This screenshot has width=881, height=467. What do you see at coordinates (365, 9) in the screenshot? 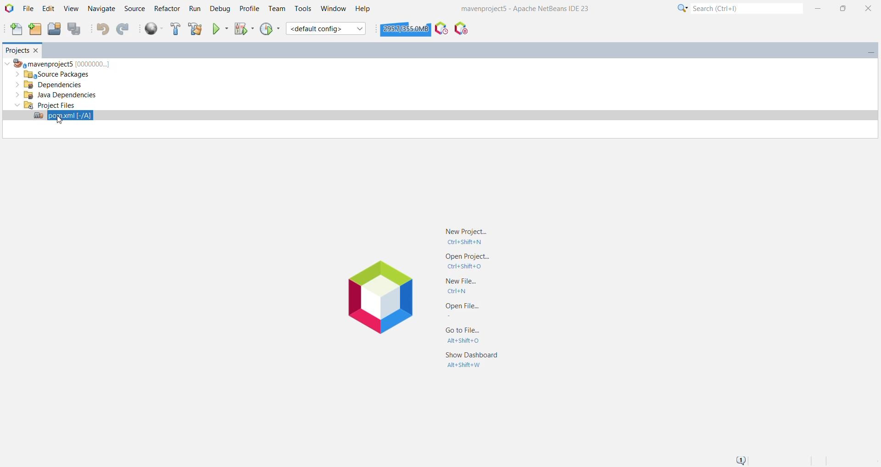
I see `Help` at bounding box center [365, 9].